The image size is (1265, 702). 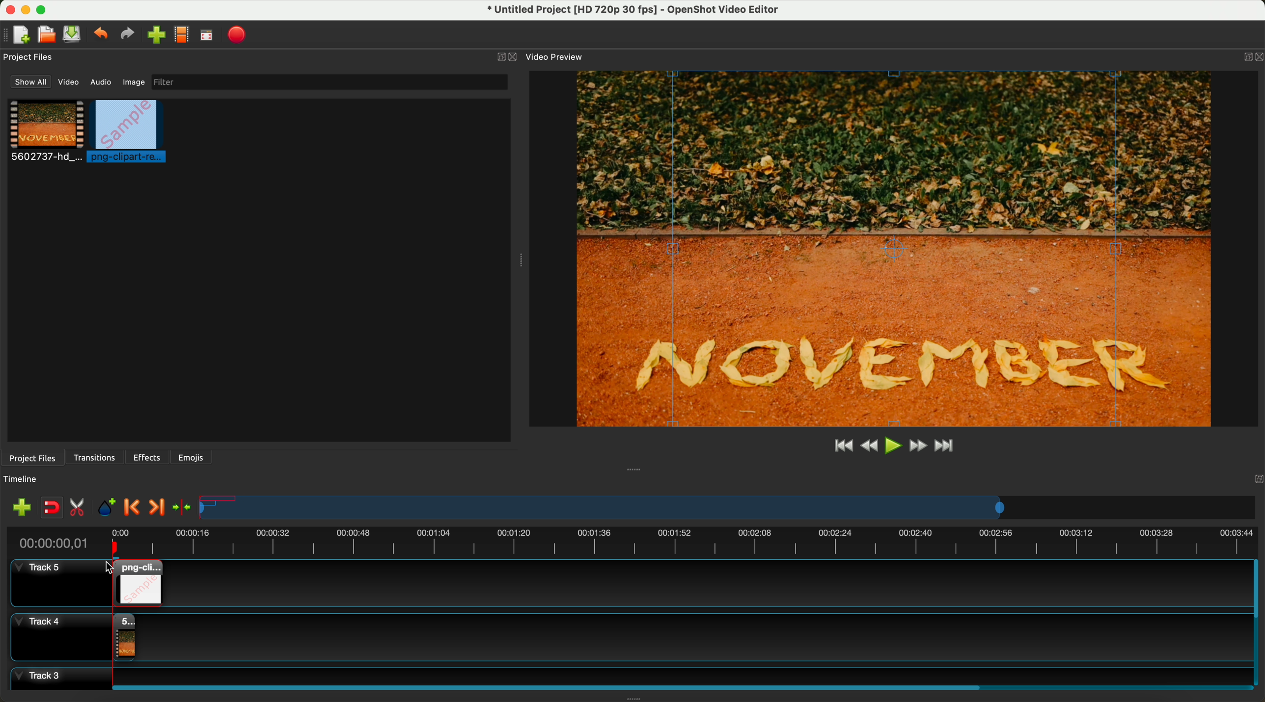 I want to click on import files, so click(x=19, y=507).